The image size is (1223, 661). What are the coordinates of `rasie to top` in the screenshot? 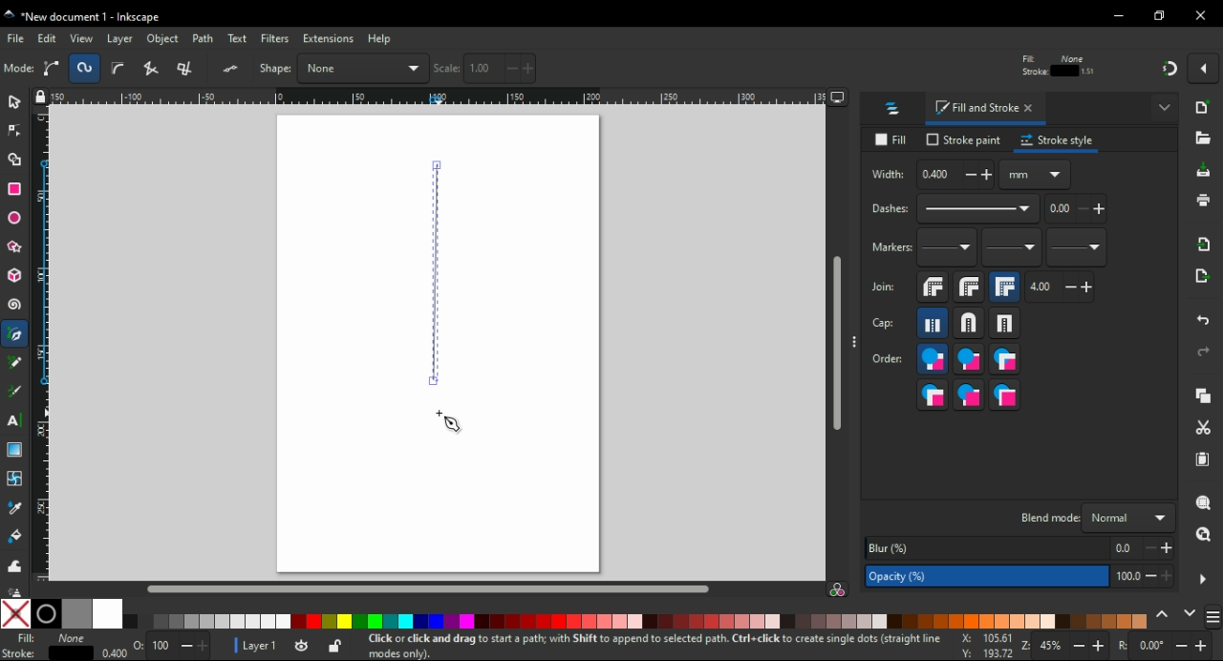 It's located at (313, 68).